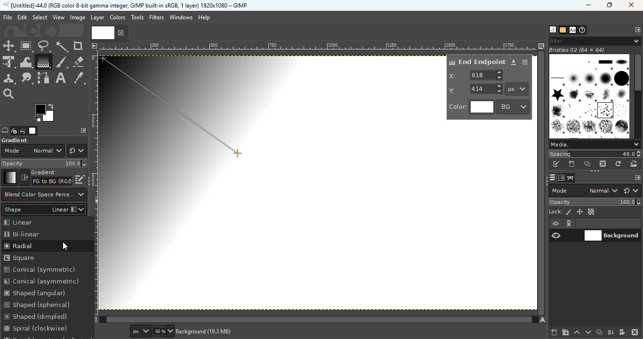 The width and height of the screenshot is (643, 339). I want to click on Open the brushes dialog, so click(553, 29).